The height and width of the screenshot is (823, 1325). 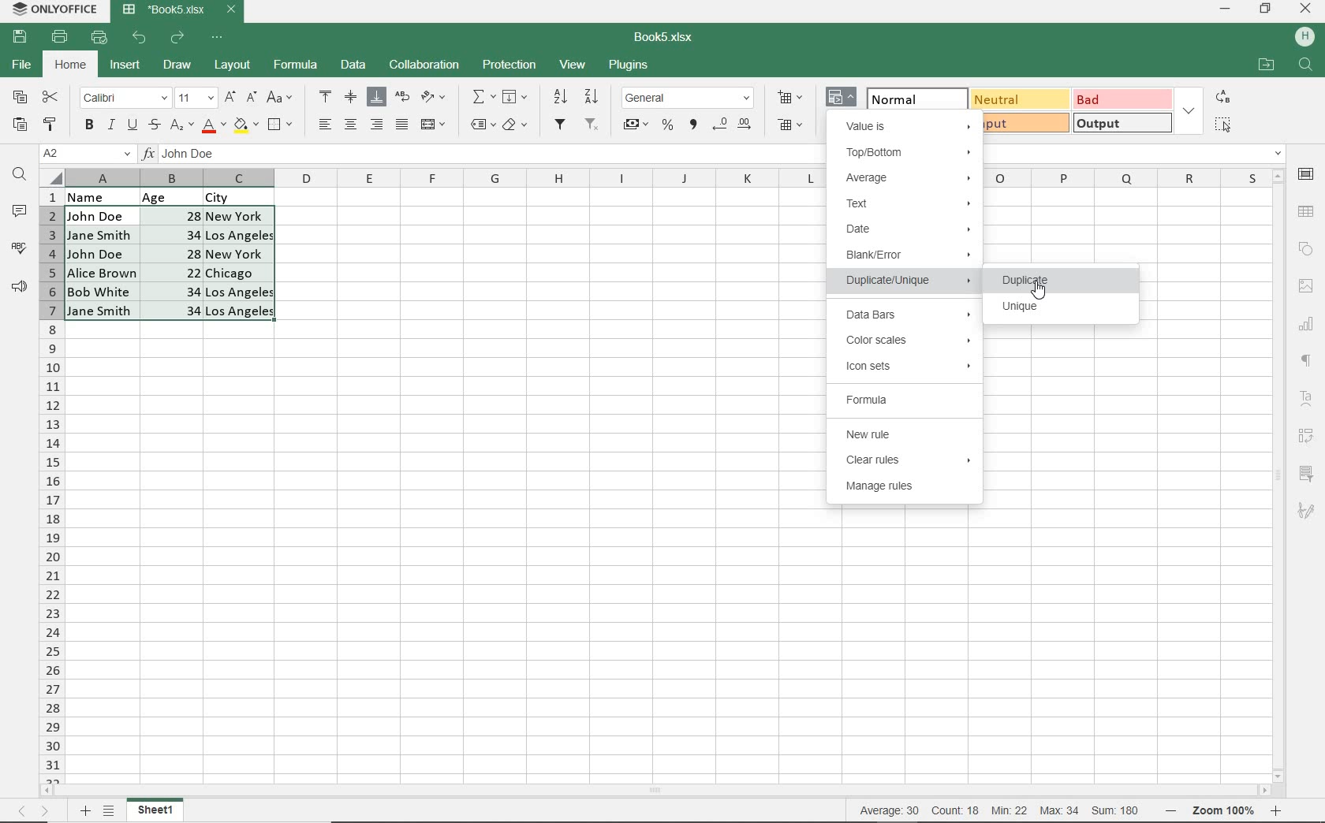 I want to click on DATA, so click(x=354, y=66).